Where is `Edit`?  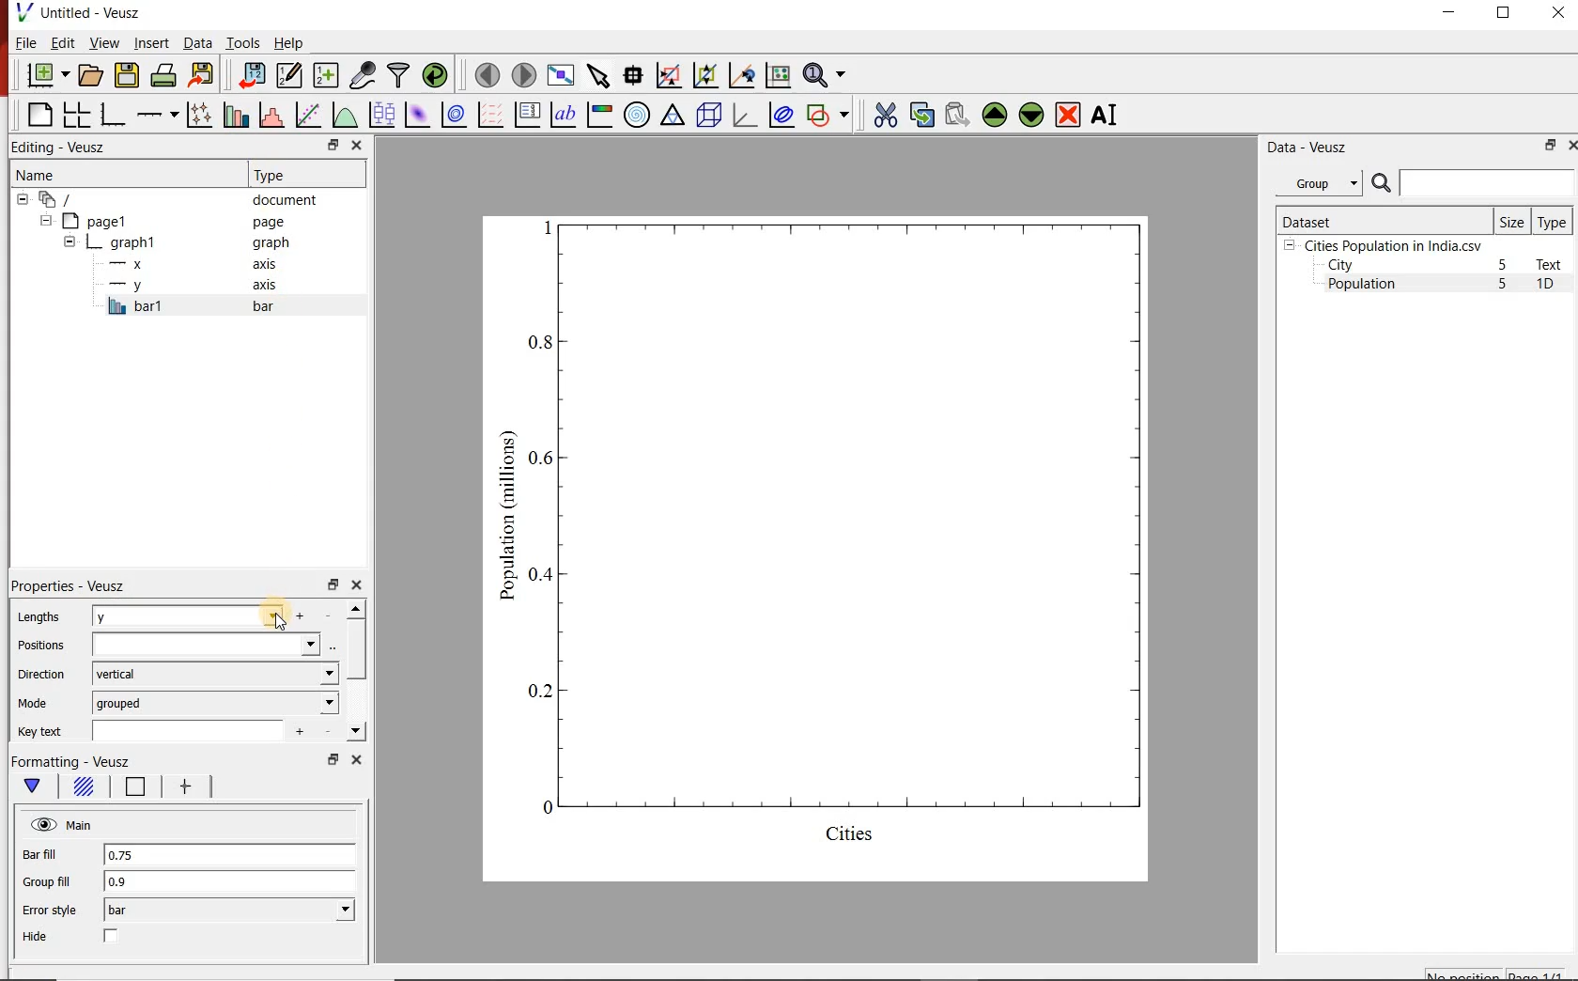 Edit is located at coordinates (61, 43).